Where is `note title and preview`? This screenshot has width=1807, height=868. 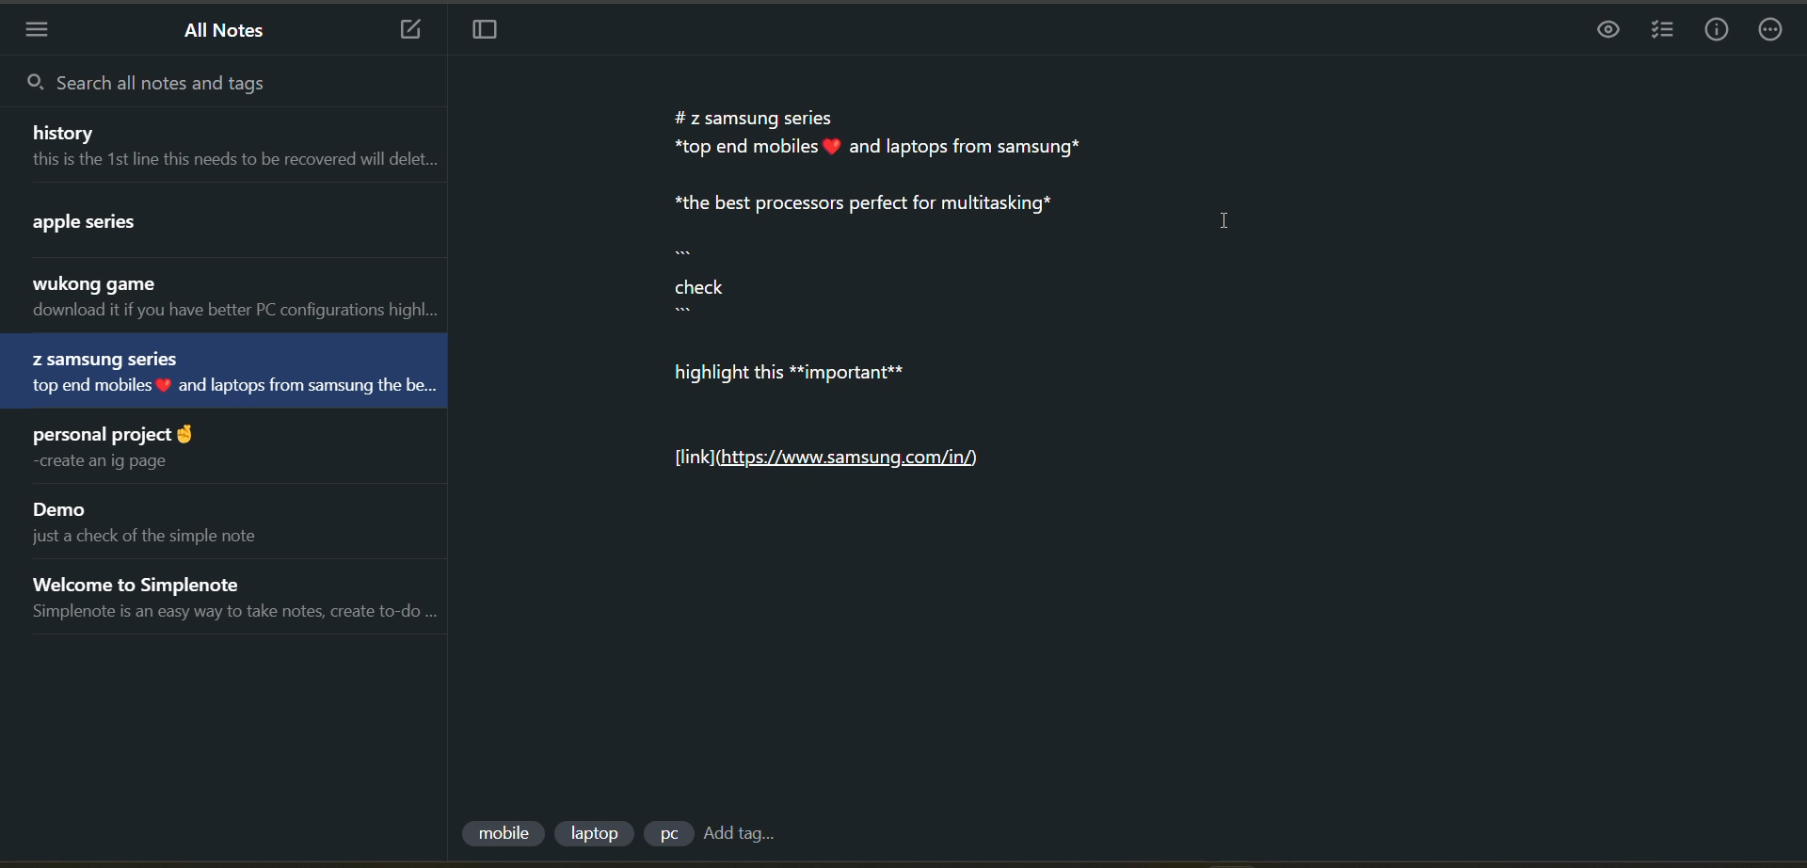
note title and preview is located at coordinates (216, 370).